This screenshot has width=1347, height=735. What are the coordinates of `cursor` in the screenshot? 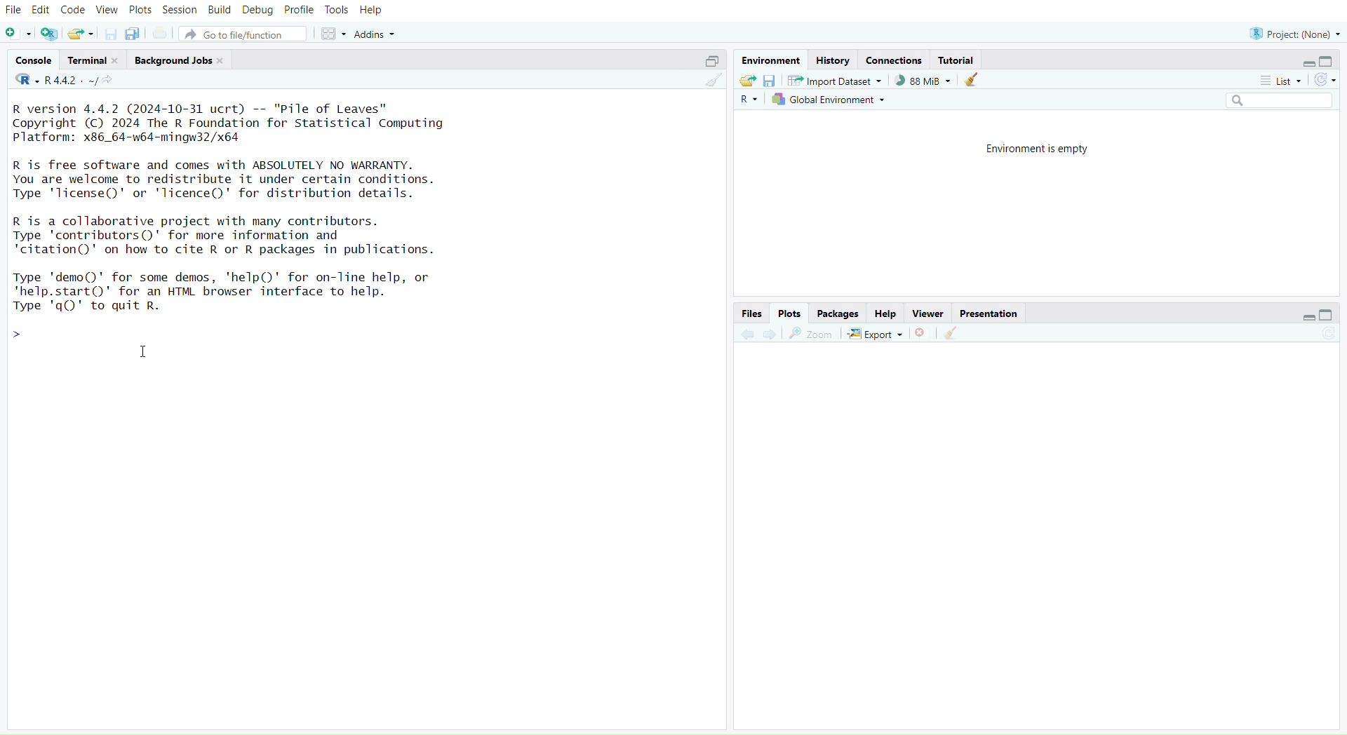 It's located at (145, 354).